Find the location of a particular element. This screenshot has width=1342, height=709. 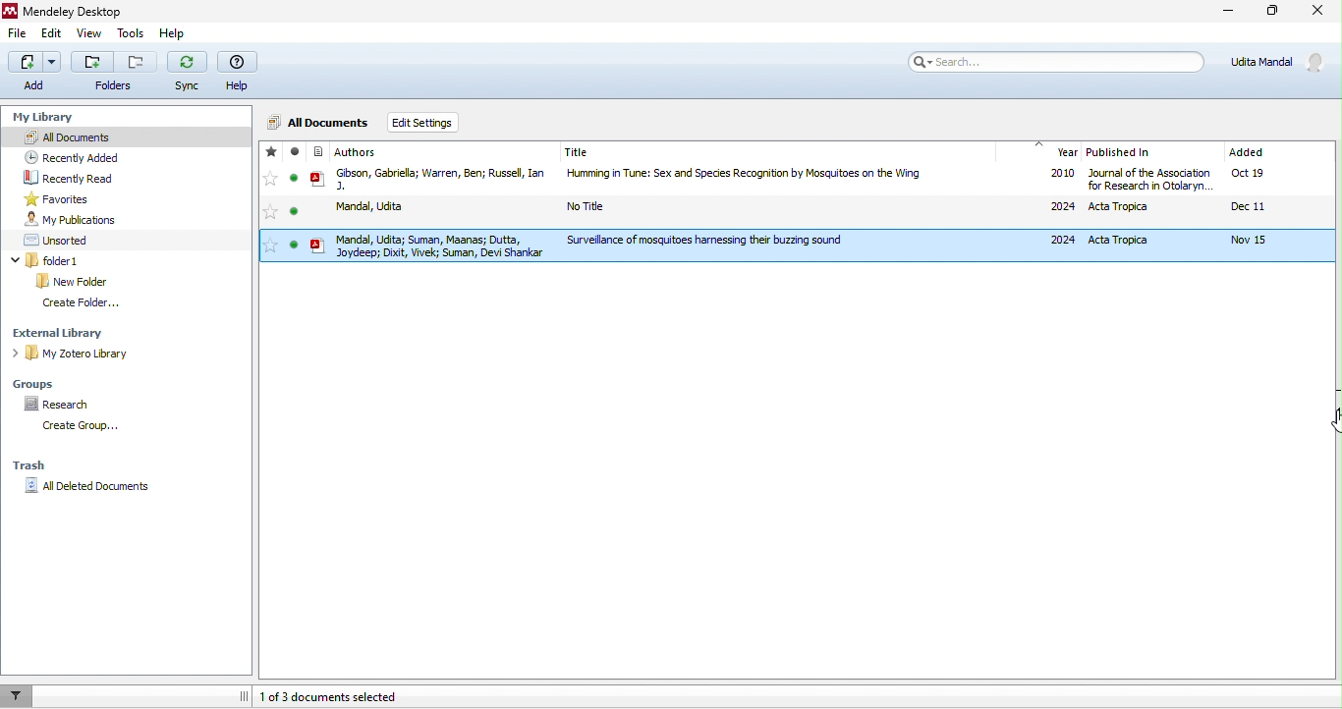

favourites is located at coordinates (269, 202).